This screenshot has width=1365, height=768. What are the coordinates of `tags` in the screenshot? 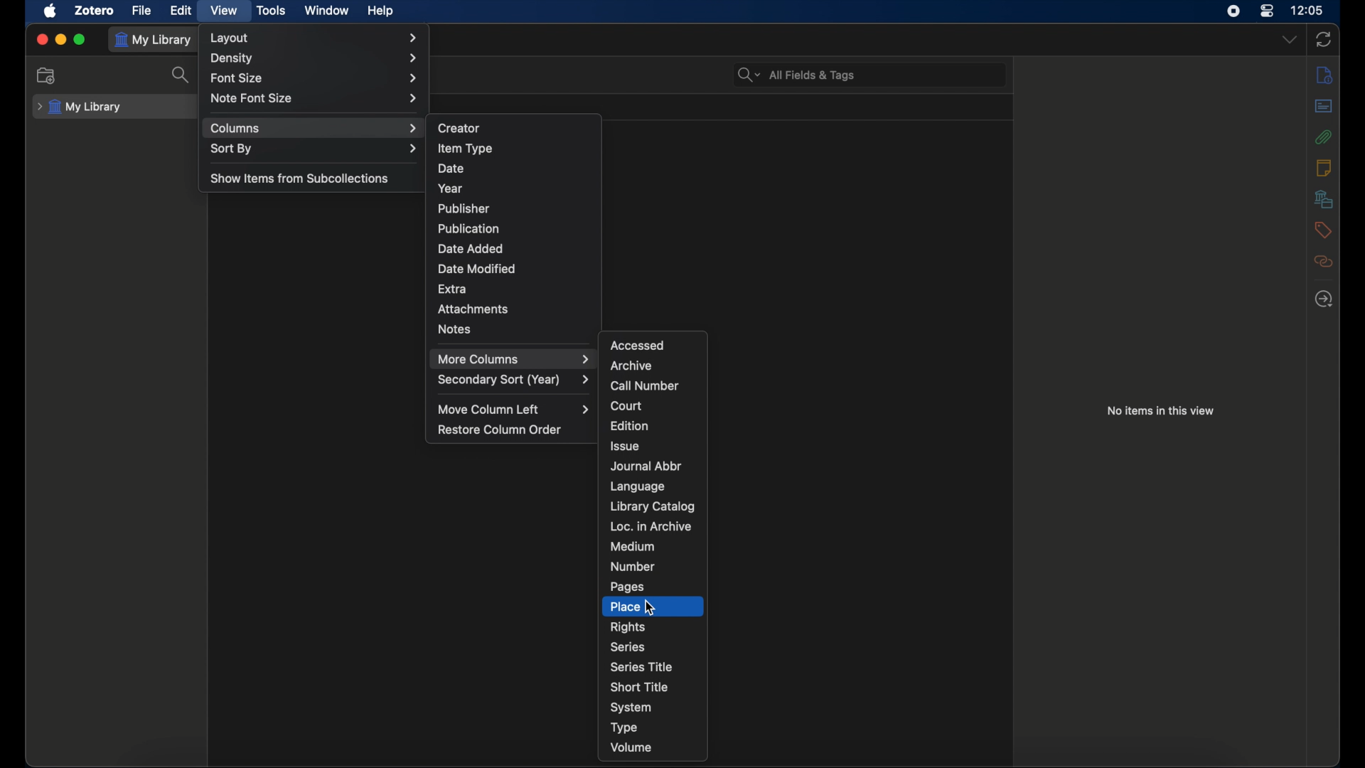 It's located at (1323, 229).